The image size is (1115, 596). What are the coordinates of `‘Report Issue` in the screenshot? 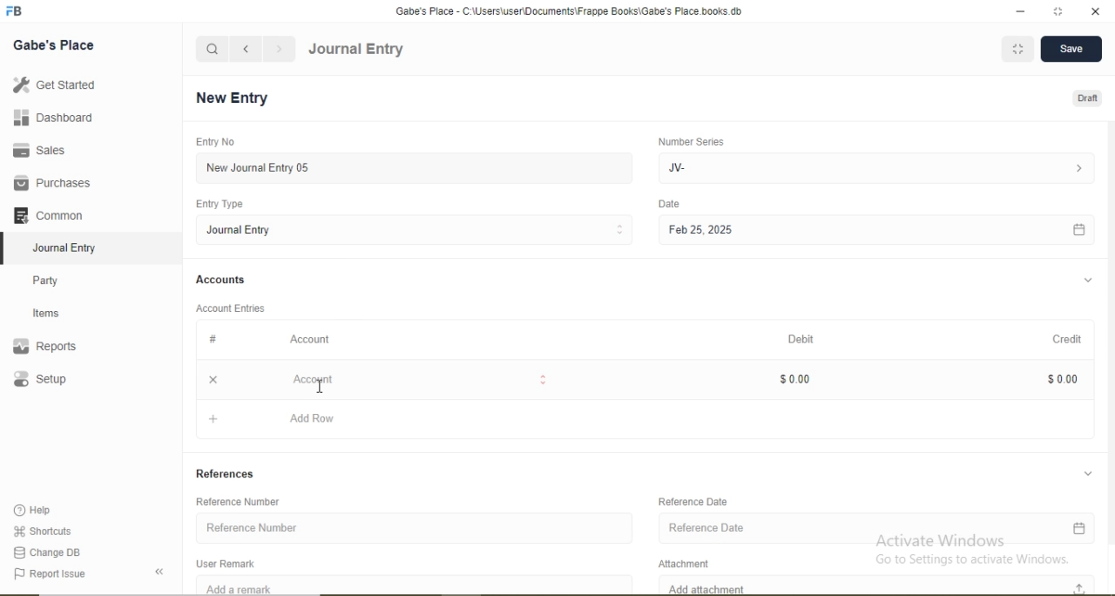 It's located at (68, 574).